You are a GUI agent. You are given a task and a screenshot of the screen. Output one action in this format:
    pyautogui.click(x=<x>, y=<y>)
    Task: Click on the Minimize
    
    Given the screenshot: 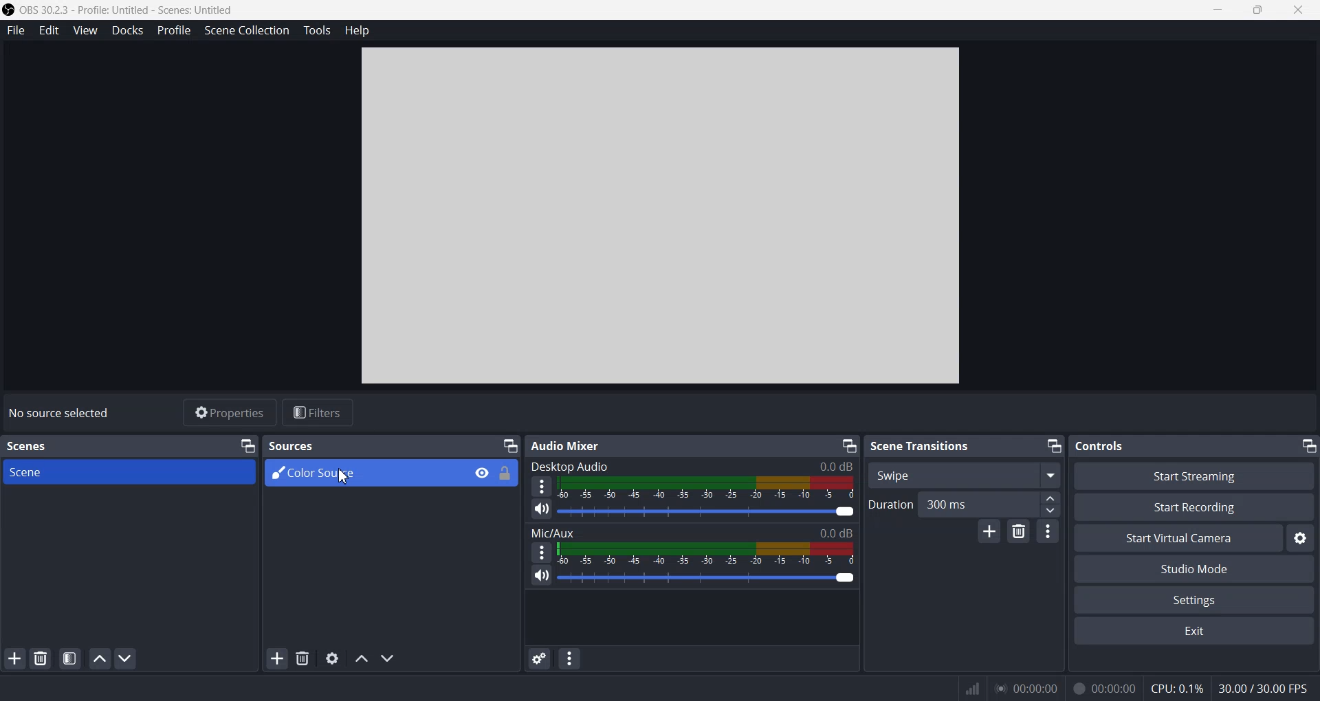 What is the action you would take?
    pyautogui.click(x=247, y=445)
    